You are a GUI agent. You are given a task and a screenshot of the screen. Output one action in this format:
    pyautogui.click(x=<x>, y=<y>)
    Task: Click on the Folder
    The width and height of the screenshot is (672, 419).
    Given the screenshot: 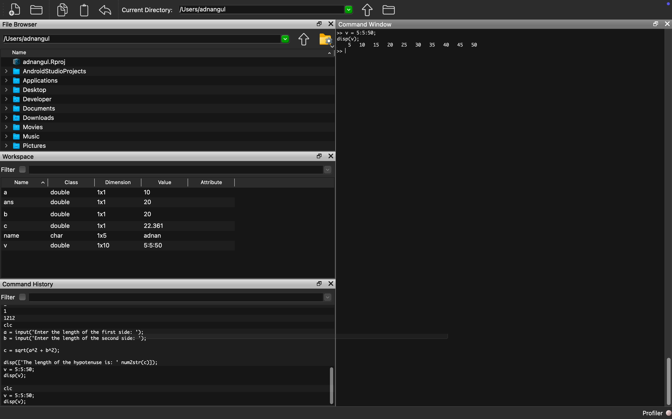 What is the action you would take?
    pyautogui.click(x=389, y=10)
    